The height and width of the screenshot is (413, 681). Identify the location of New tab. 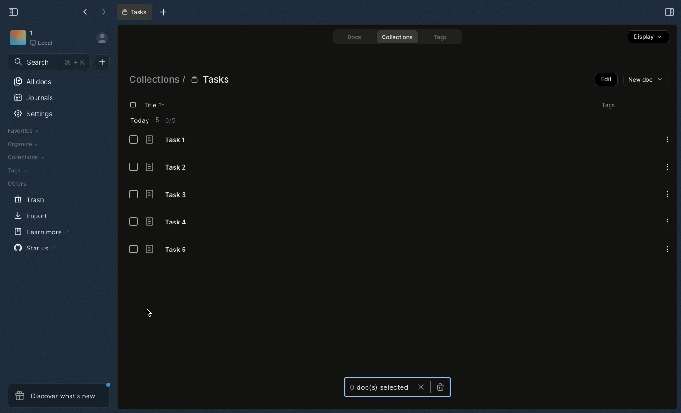
(164, 13).